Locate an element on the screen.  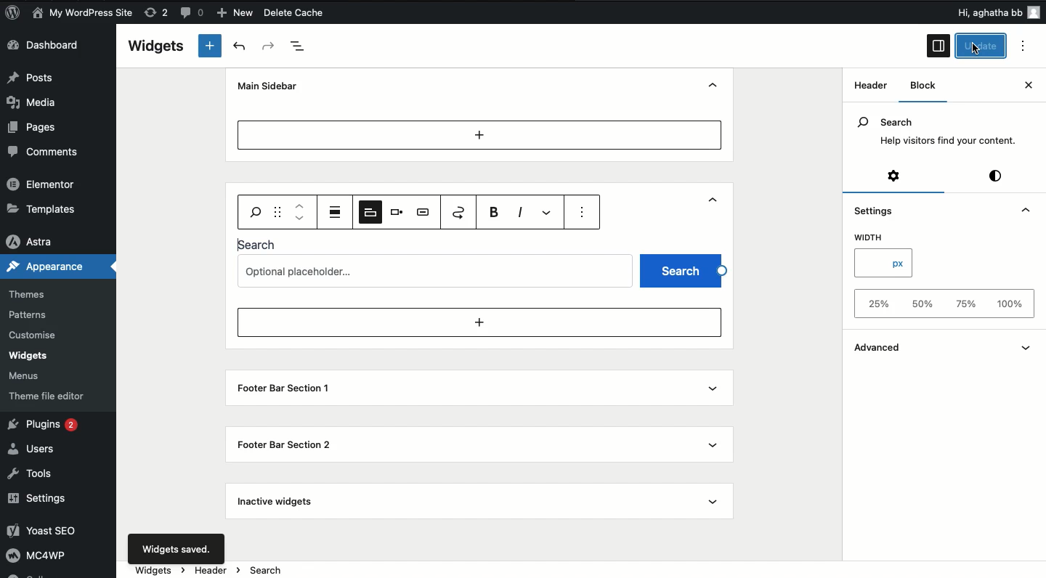
My WordPress Site is located at coordinates (82, 13).